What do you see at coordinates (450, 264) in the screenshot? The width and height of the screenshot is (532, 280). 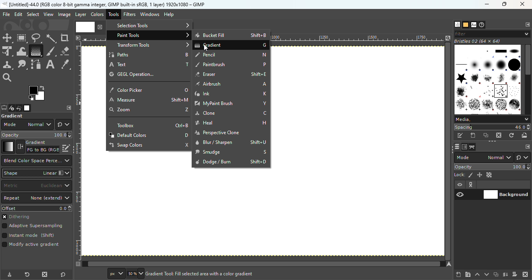 I see `Navigate` at bounding box center [450, 264].